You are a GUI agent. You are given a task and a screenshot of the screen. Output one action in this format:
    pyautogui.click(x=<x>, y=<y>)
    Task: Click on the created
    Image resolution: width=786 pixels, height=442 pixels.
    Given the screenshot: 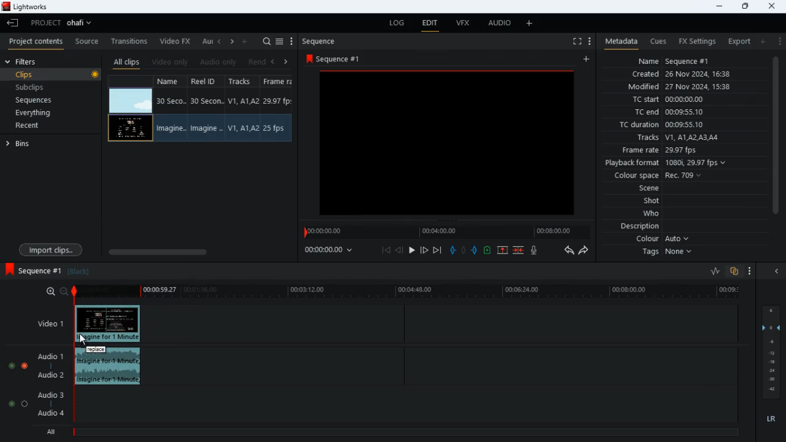 What is the action you would take?
    pyautogui.click(x=679, y=74)
    